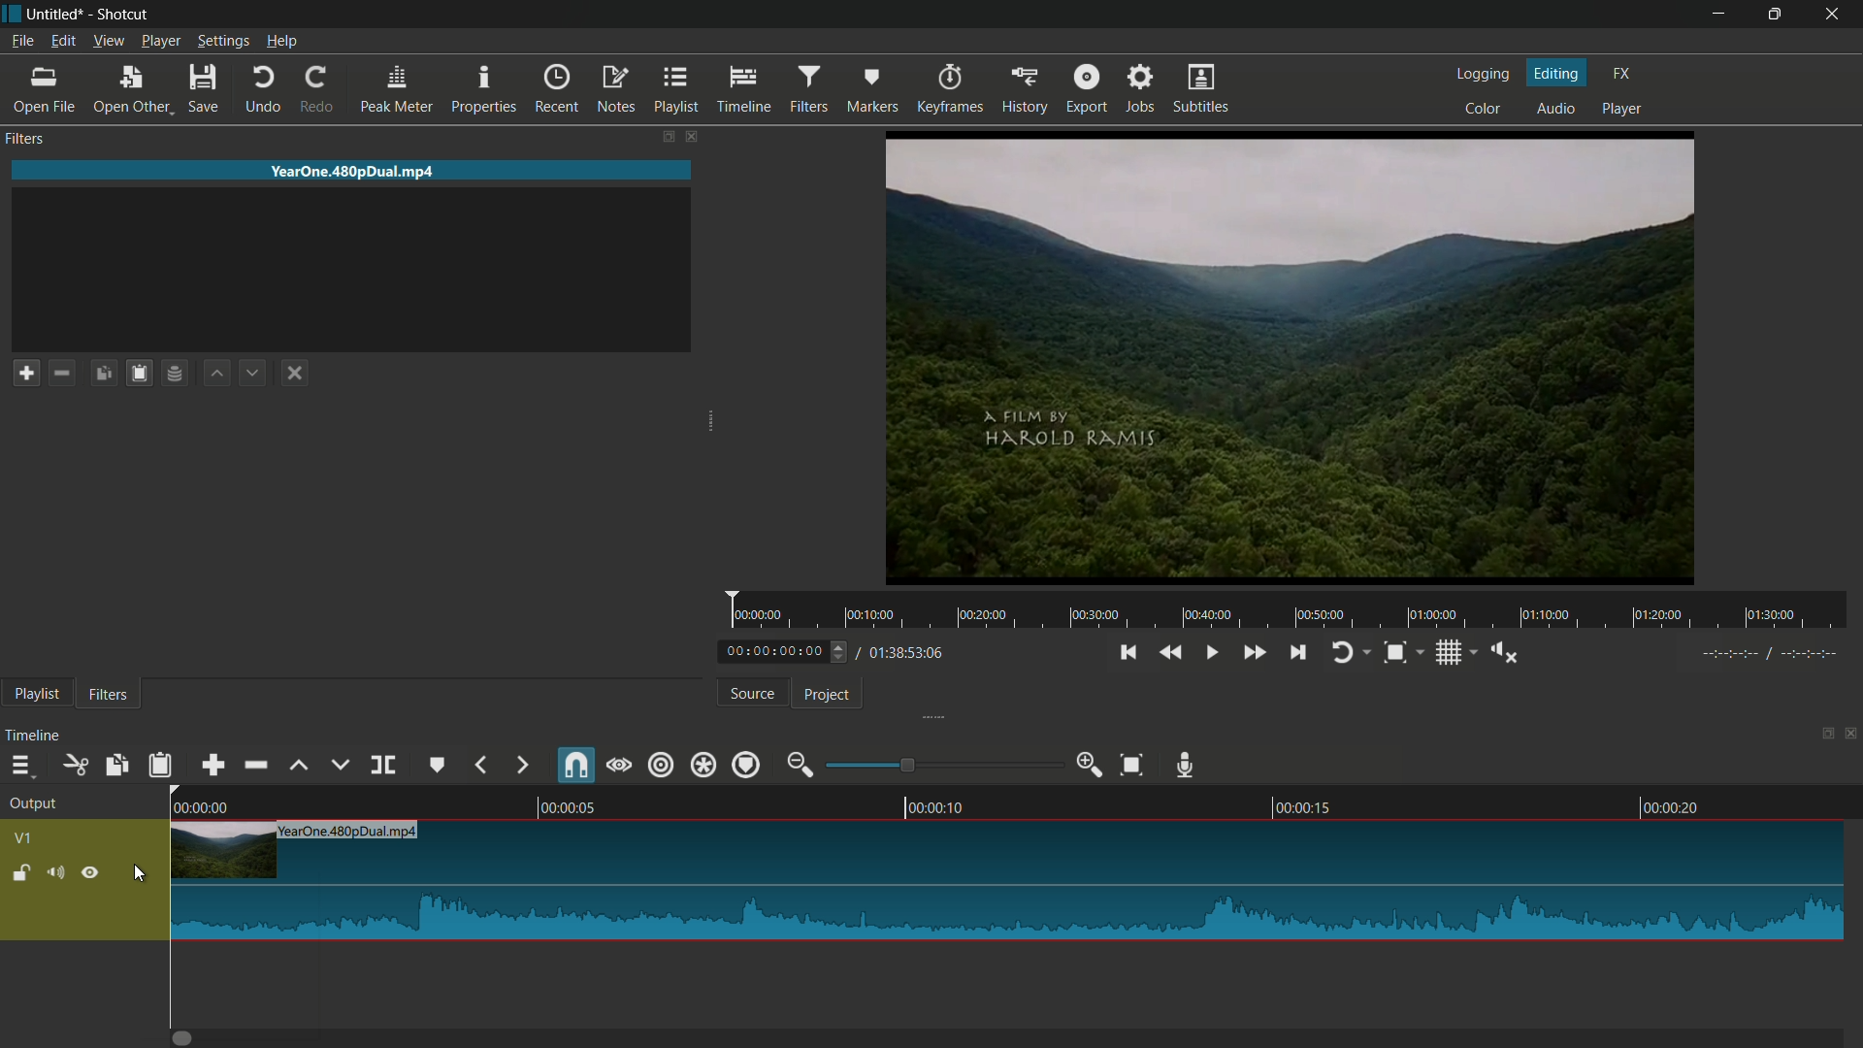  Describe the element at coordinates (159, 764) in the screenshot. I see `paste` at that location.